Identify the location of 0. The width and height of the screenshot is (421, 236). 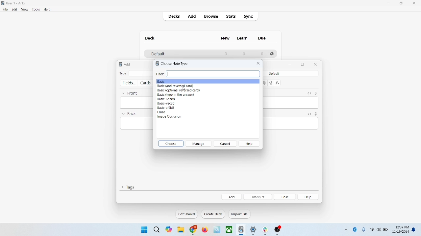
(226, 54).